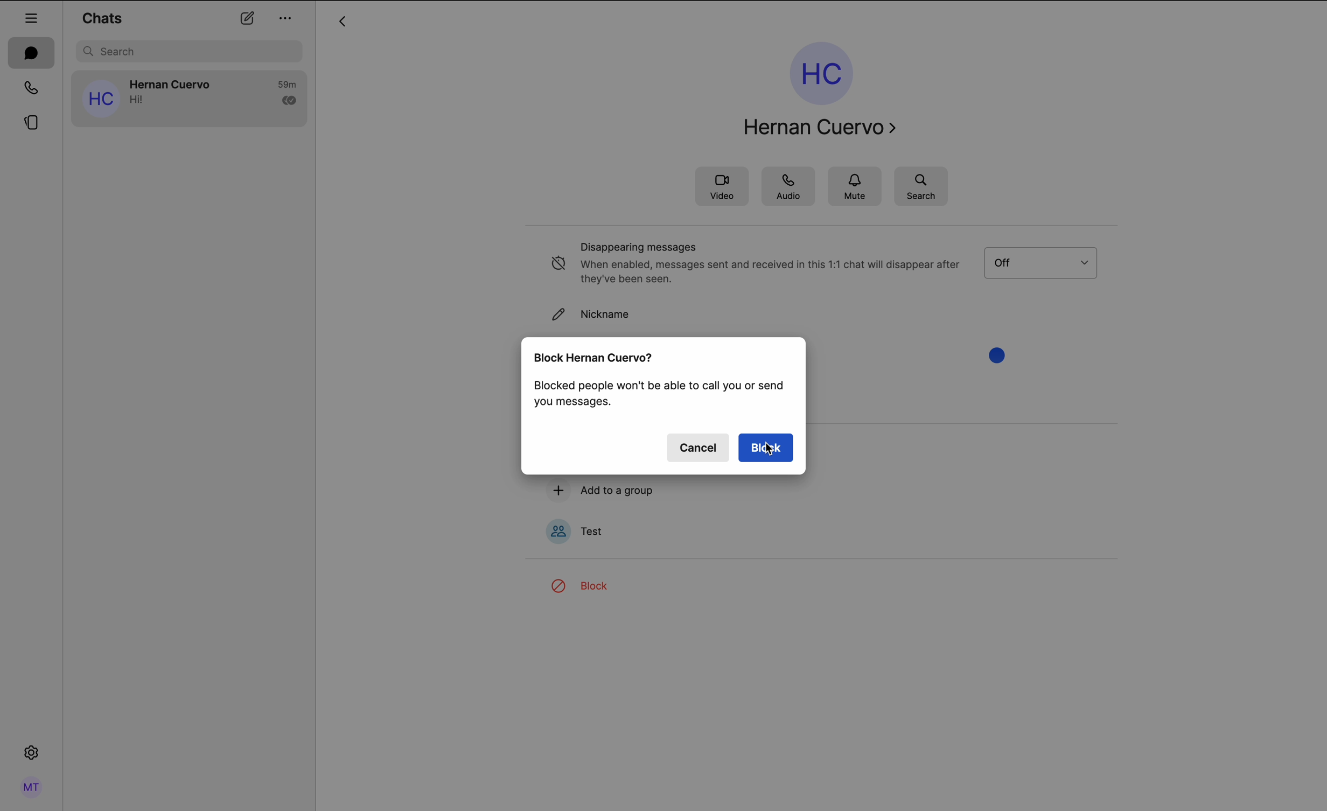 This screenshot has width=1327, height=811. What do you see at coordinates (188, 96) in the screenshot?
I see `Hernan Cuervo's chat` at bounding box center [188, 96].